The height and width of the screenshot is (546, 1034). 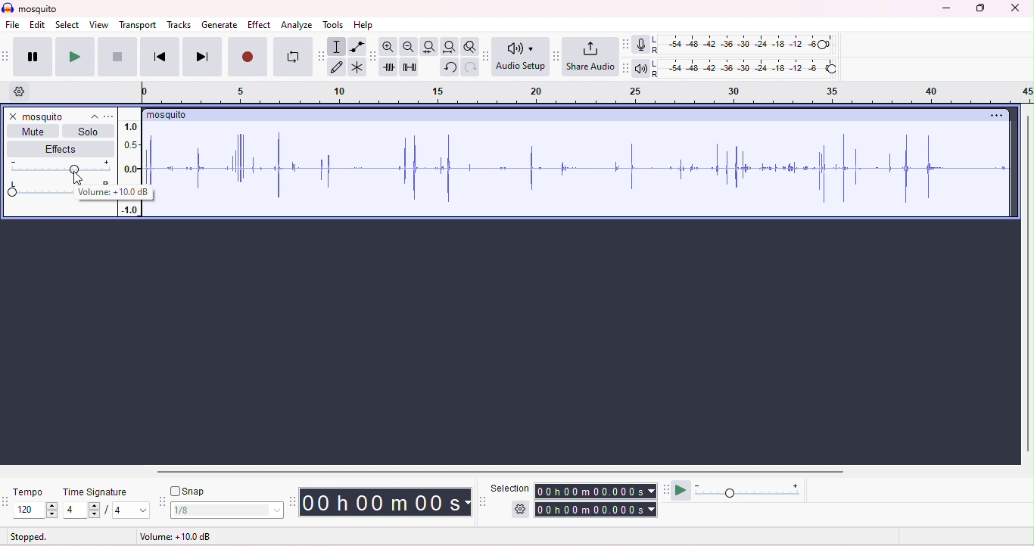 What do you see at coordinates (67, 26) in the screenshot?
I see `select` at bounding box center [67, 26].